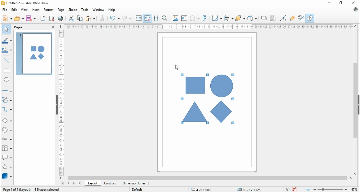 This screenshot has height=192, width=360. What do you see at coordinates (7, 167) in the screenshot?
I see `stars and banners` at bounding box center [7, 167].